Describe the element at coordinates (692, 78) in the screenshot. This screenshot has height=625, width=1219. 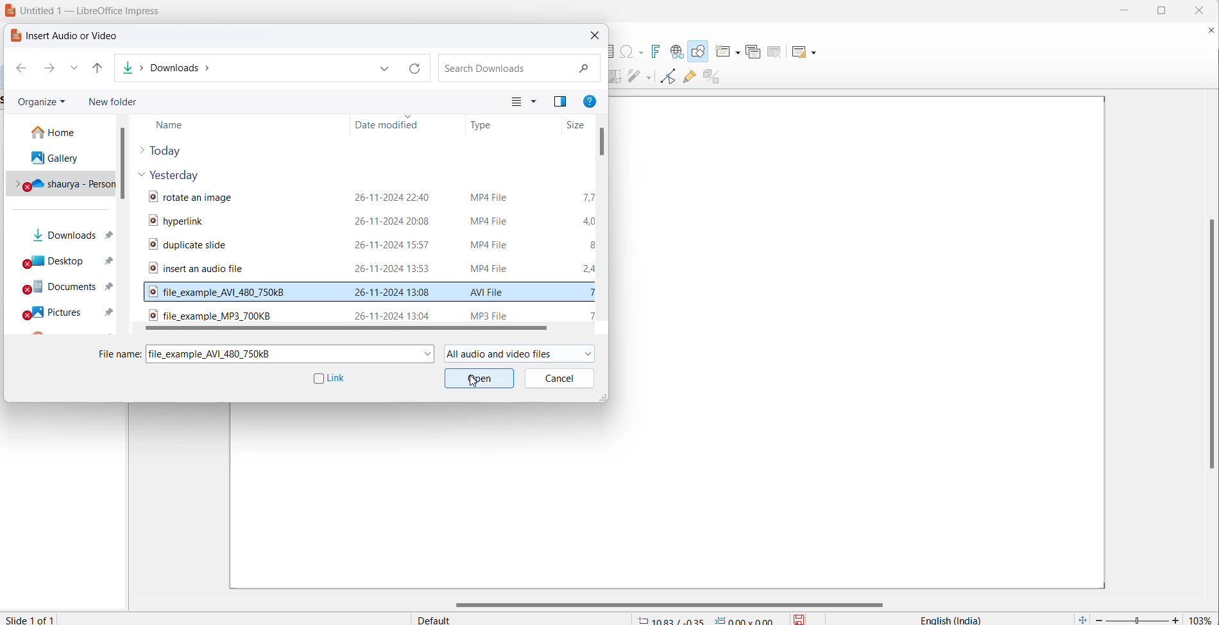
I see `show gluepoint function` at that location.